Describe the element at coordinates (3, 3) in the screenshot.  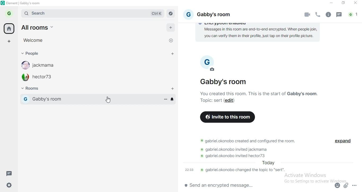
I see `element logo` at that location.